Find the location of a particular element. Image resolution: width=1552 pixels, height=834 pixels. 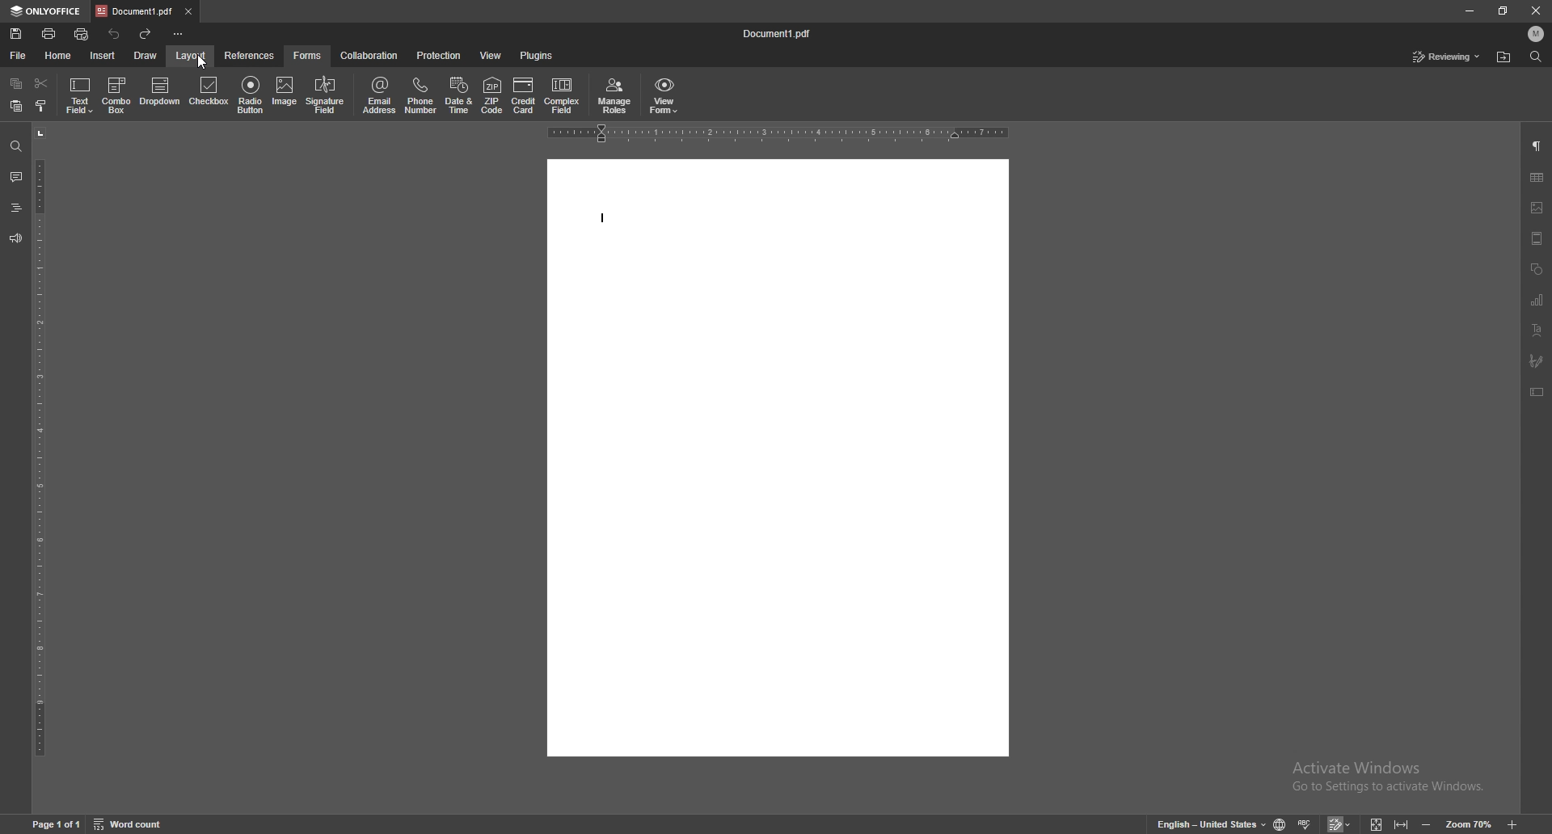

radio button is located at coordinates (250, 95).